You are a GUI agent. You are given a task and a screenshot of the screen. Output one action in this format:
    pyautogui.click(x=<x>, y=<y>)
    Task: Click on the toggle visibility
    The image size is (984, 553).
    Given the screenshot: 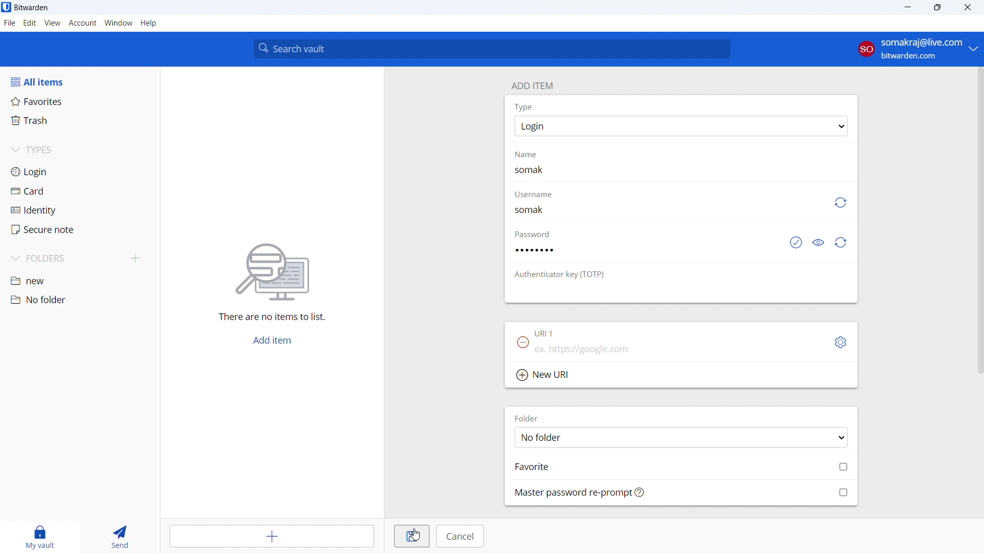 What is the action you would take?
    pyautogui.click(x=818, y=243)
    